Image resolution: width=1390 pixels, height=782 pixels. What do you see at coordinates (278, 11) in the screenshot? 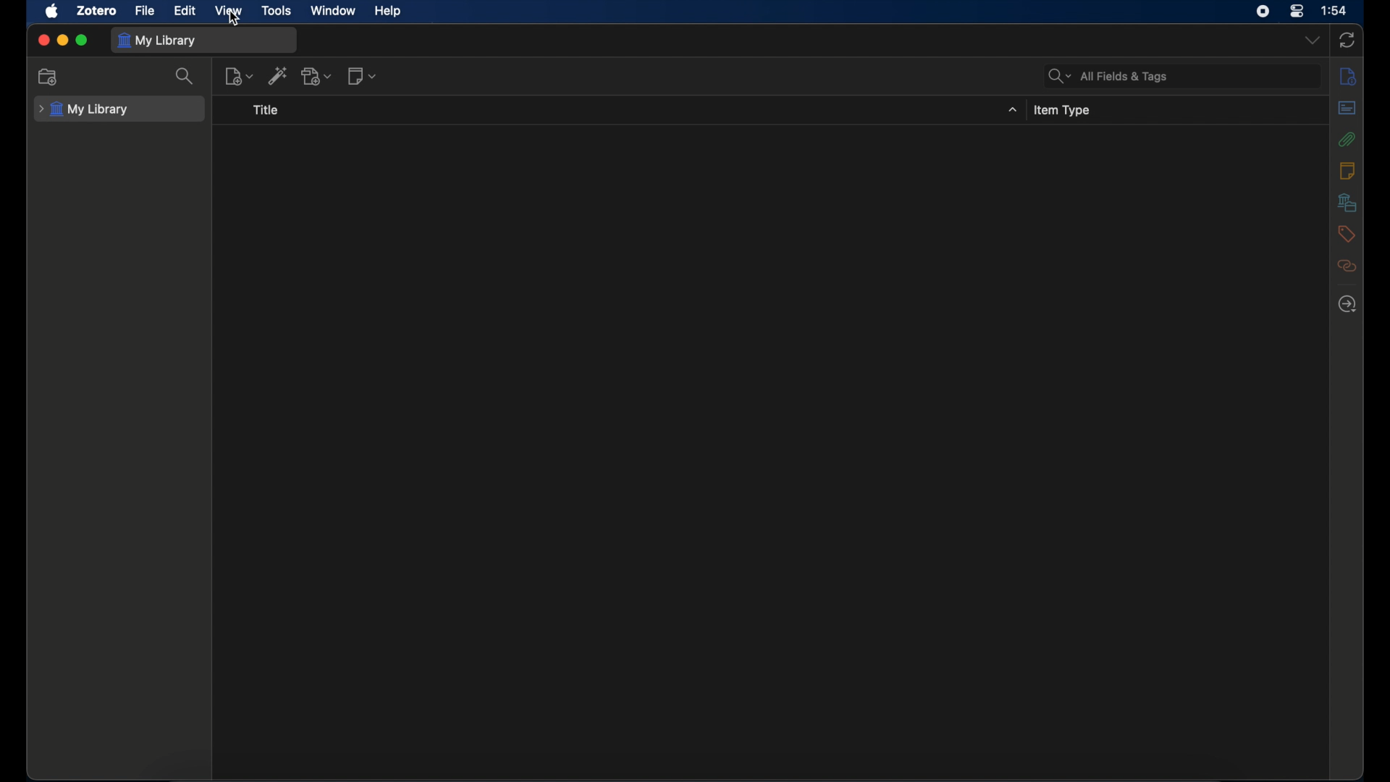
I see `tools` at bounding box center [278, 11].